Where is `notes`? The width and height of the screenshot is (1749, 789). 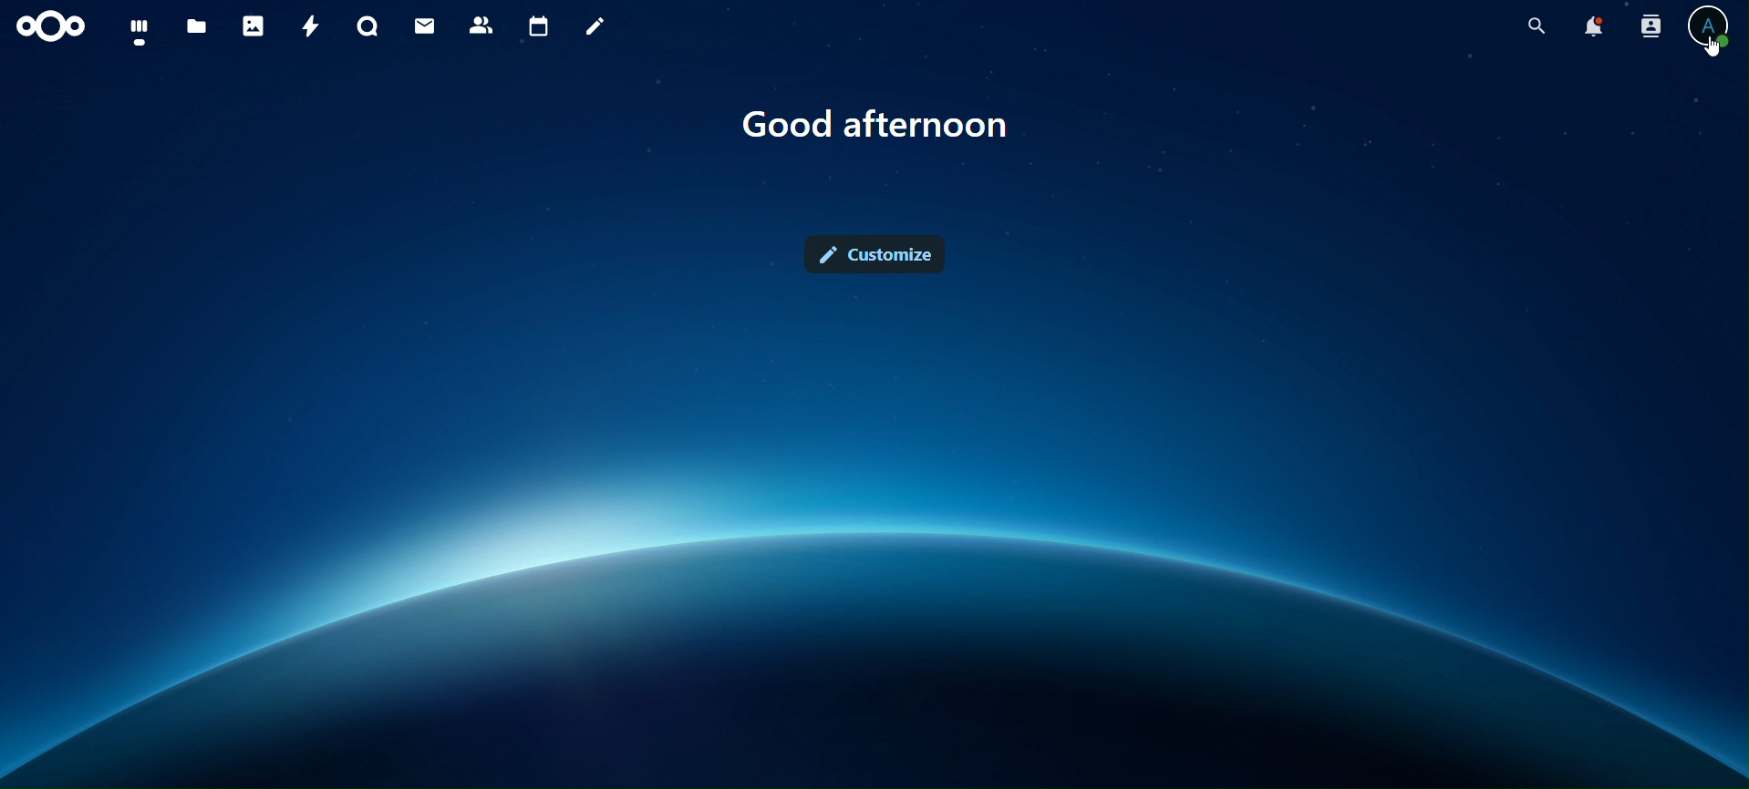 notes is located at coordinates (593, 27).